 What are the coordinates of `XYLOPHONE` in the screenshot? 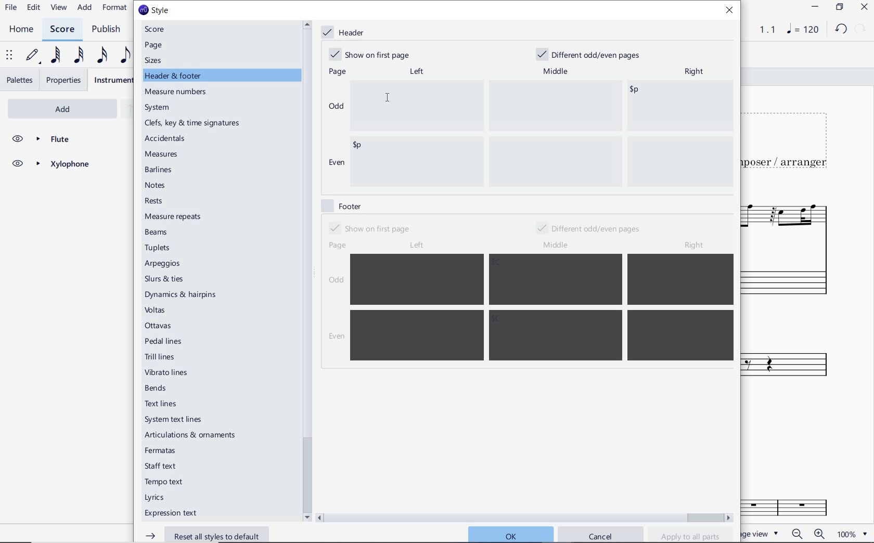 It's located at (50, 165).